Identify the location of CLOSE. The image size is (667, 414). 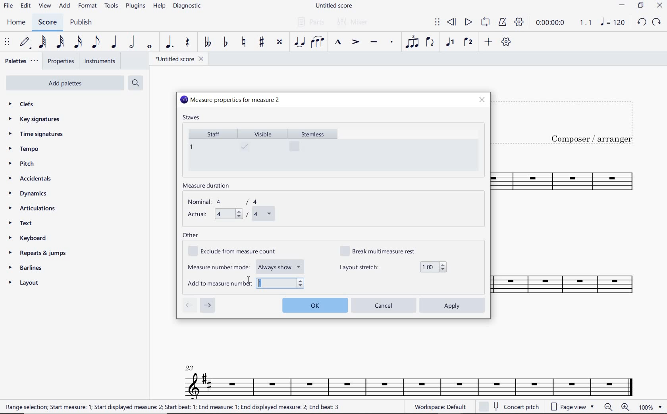
(659, 6).